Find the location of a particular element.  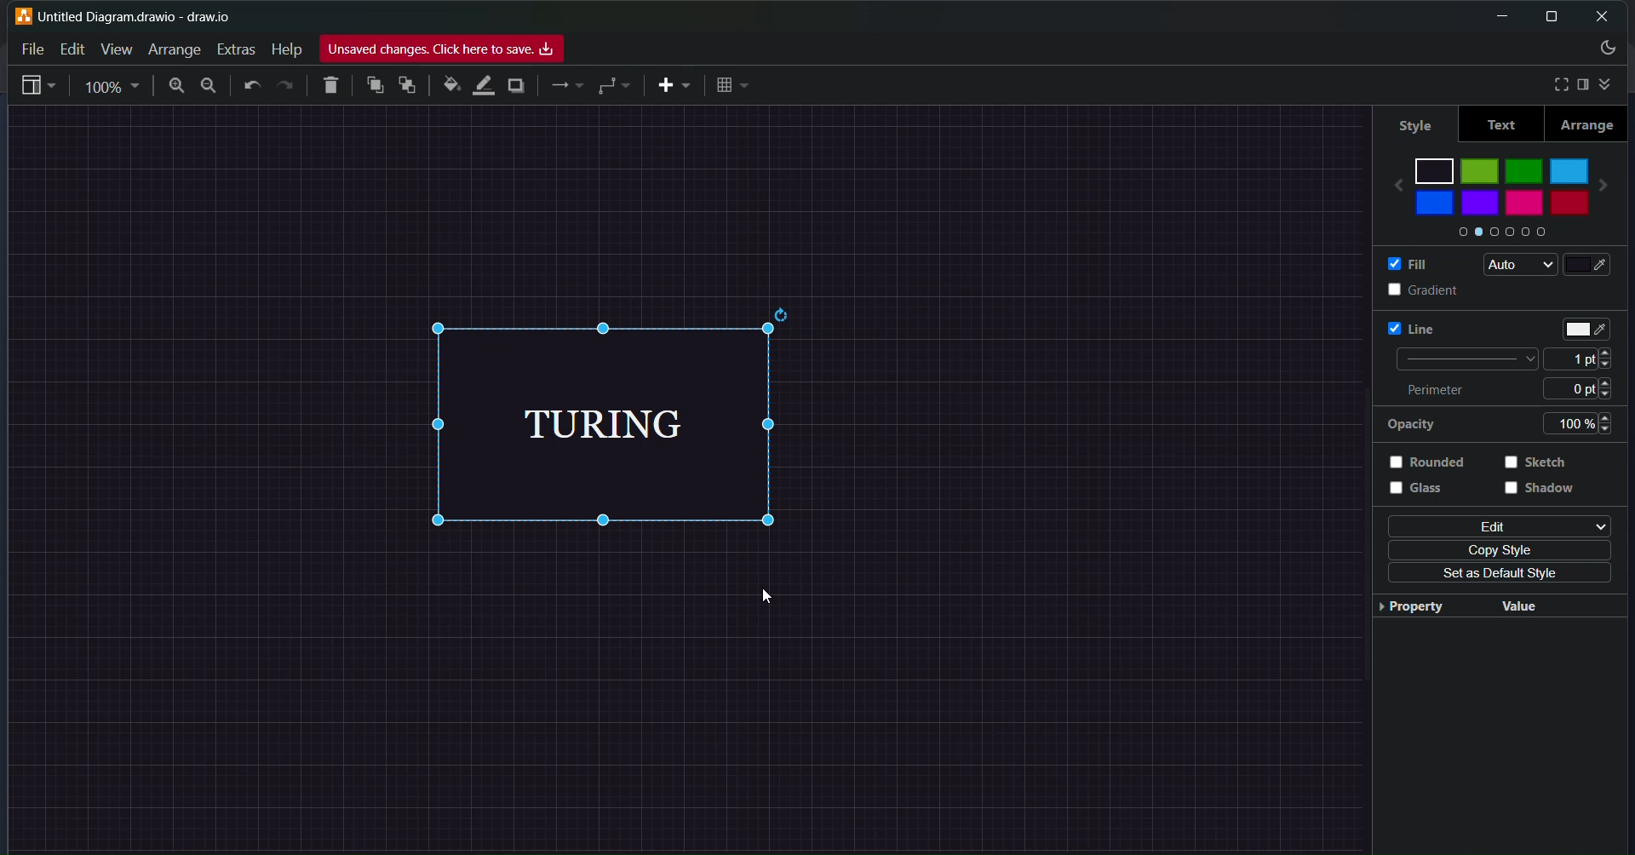

grid is located at coordinates (734, 85).